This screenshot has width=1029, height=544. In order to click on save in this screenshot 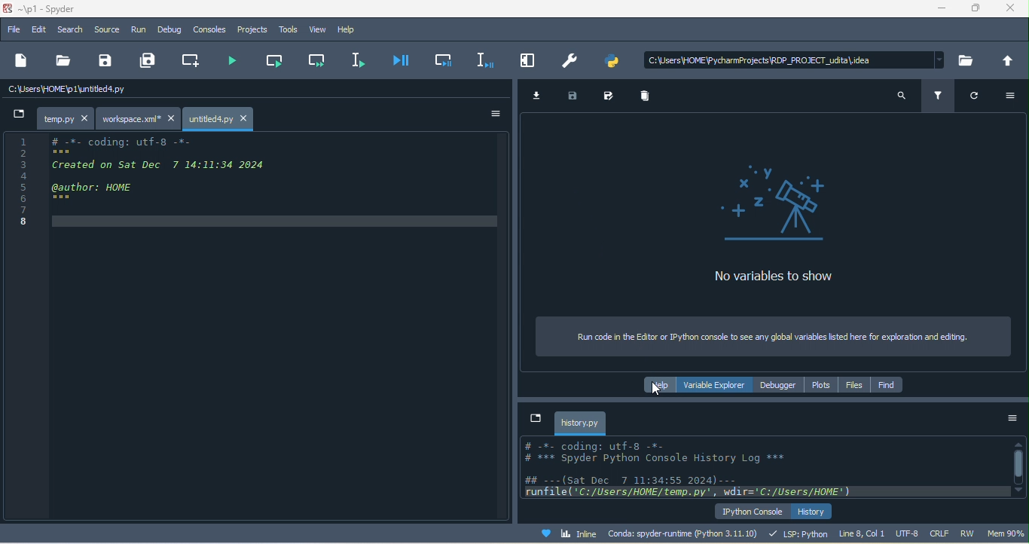, I will do `click(107, 60)`.